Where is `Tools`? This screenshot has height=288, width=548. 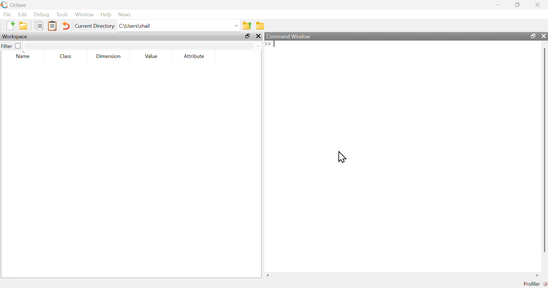 Tools is located at coordinates (62, 14).